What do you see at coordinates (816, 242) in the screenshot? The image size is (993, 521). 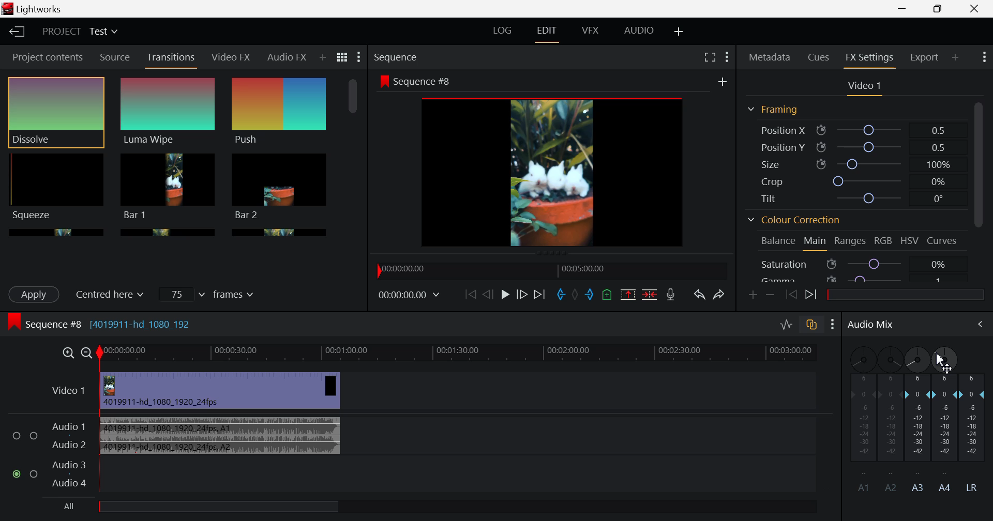 I see `Main Tab Open` at bounding box center [816, 242].